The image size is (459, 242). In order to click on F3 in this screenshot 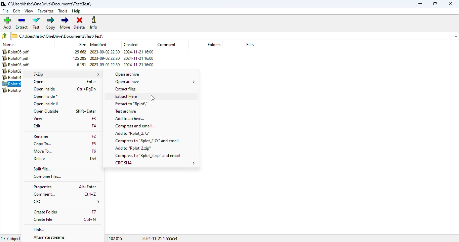, I will do `click(94, 118)`.